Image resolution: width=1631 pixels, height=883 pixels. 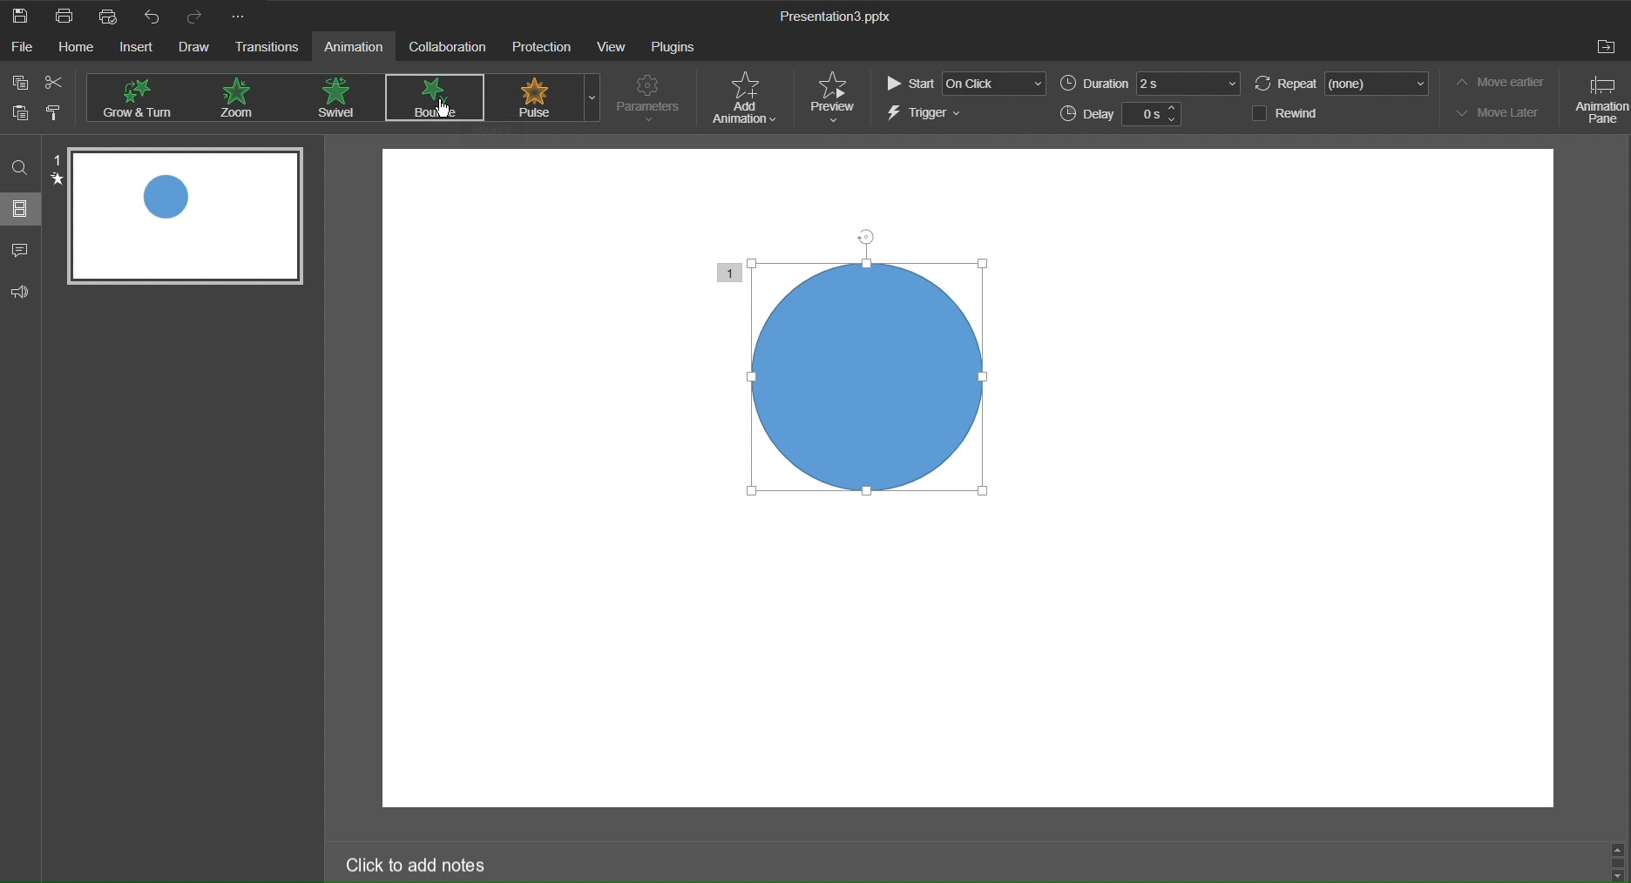 I want to click on Find, so click(x=21, y=165).